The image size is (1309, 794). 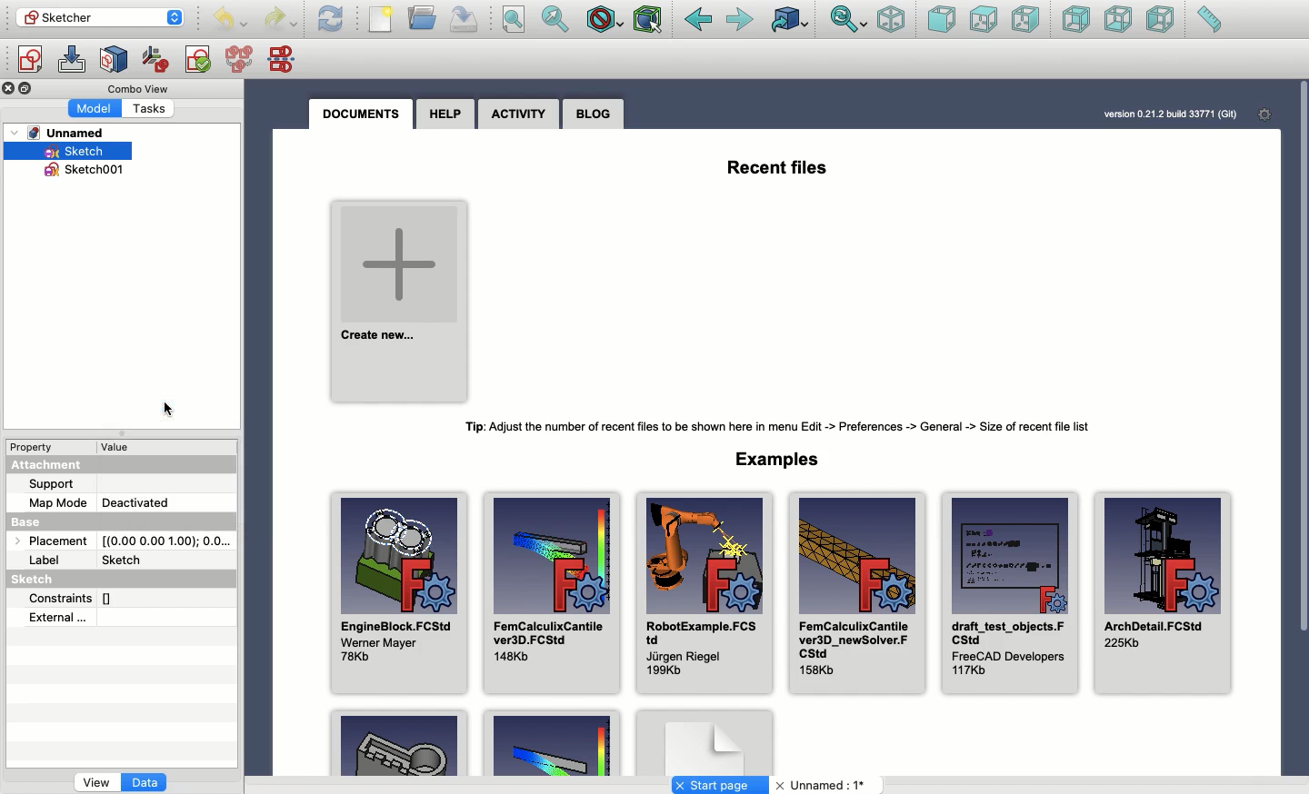 What do you see at coordinates (178, 25) in the screenshot?
I see `Down arrow` at bounding box center [178, 25].